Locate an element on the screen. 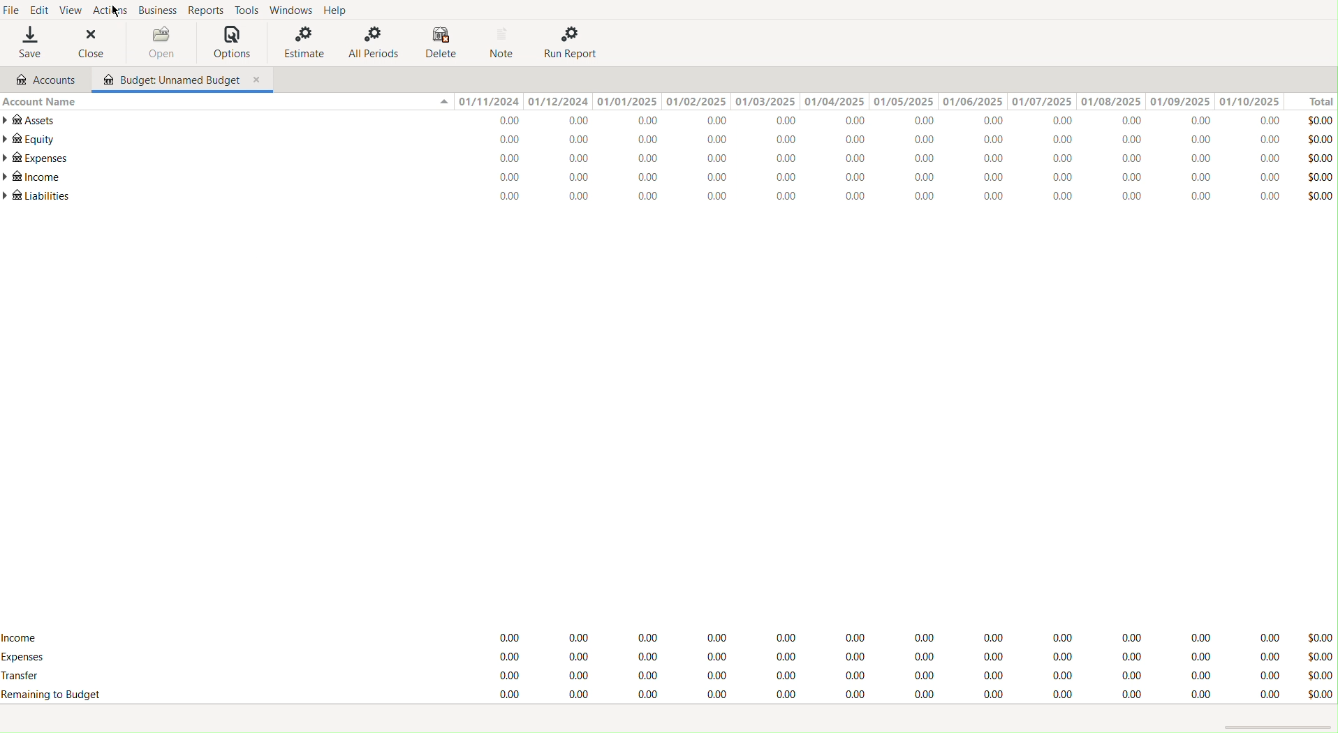  Income is located at coordinates (888, 179).